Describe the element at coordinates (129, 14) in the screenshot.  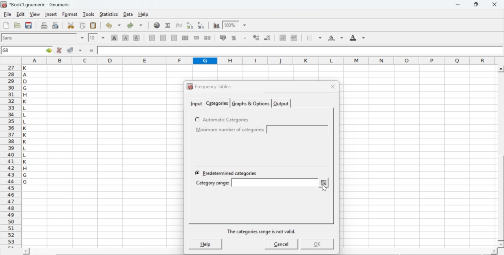
I see `data` at that location.